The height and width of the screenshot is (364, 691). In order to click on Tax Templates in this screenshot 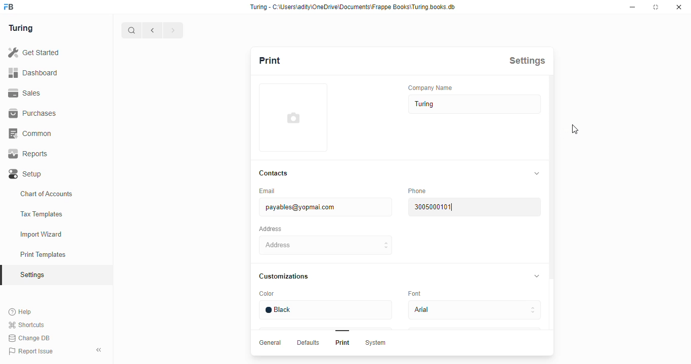, I will do `click(47, 213)`.